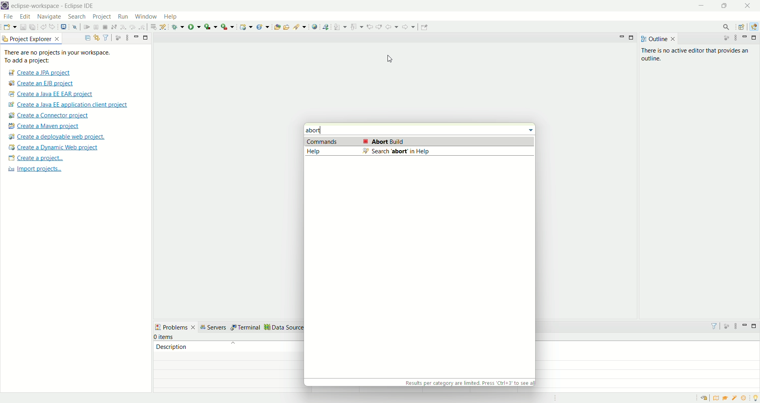 The height and width of the screenshot is (403, 760). What do you see at coordinates (66, 56) in the screenshot?
I see `text` at bounding box center [66, 56].